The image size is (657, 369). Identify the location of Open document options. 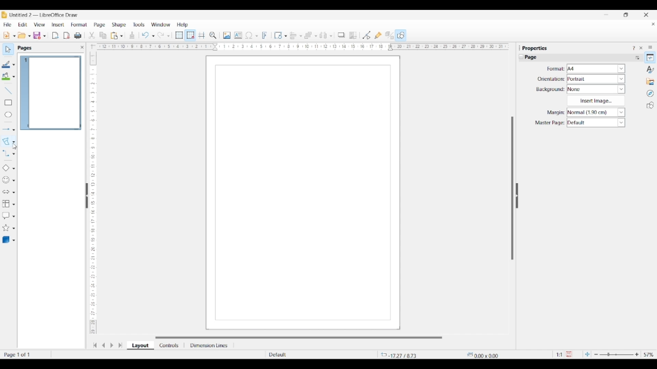
(29, 36).